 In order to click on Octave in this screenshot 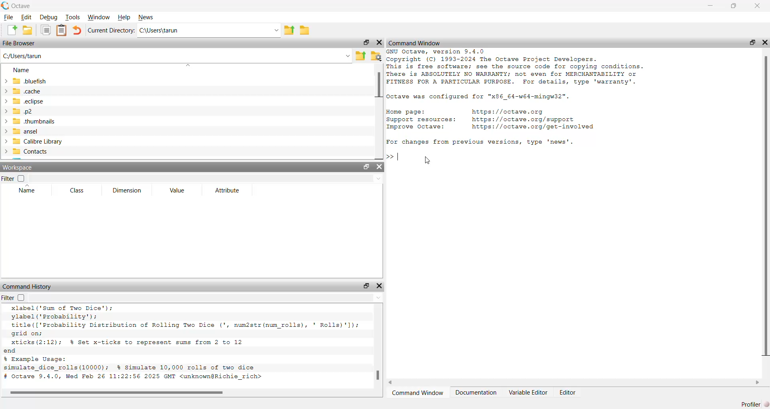, I will do `click(17, 5)`.